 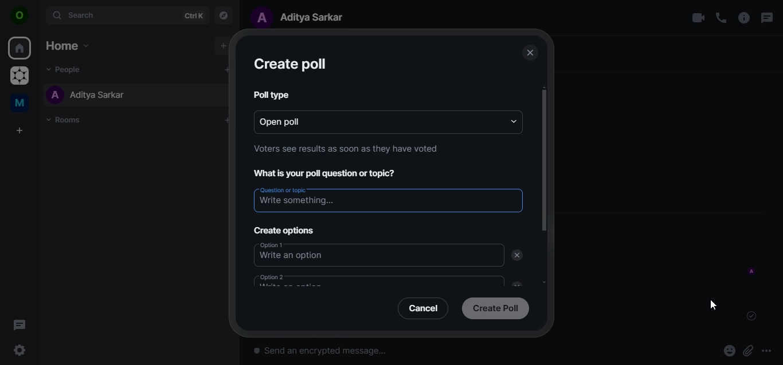 What do you see at coordinates (346, 148) in the screenshot?
I see `Voters see results as soon as they have voted` at bounding box center [346, 148].